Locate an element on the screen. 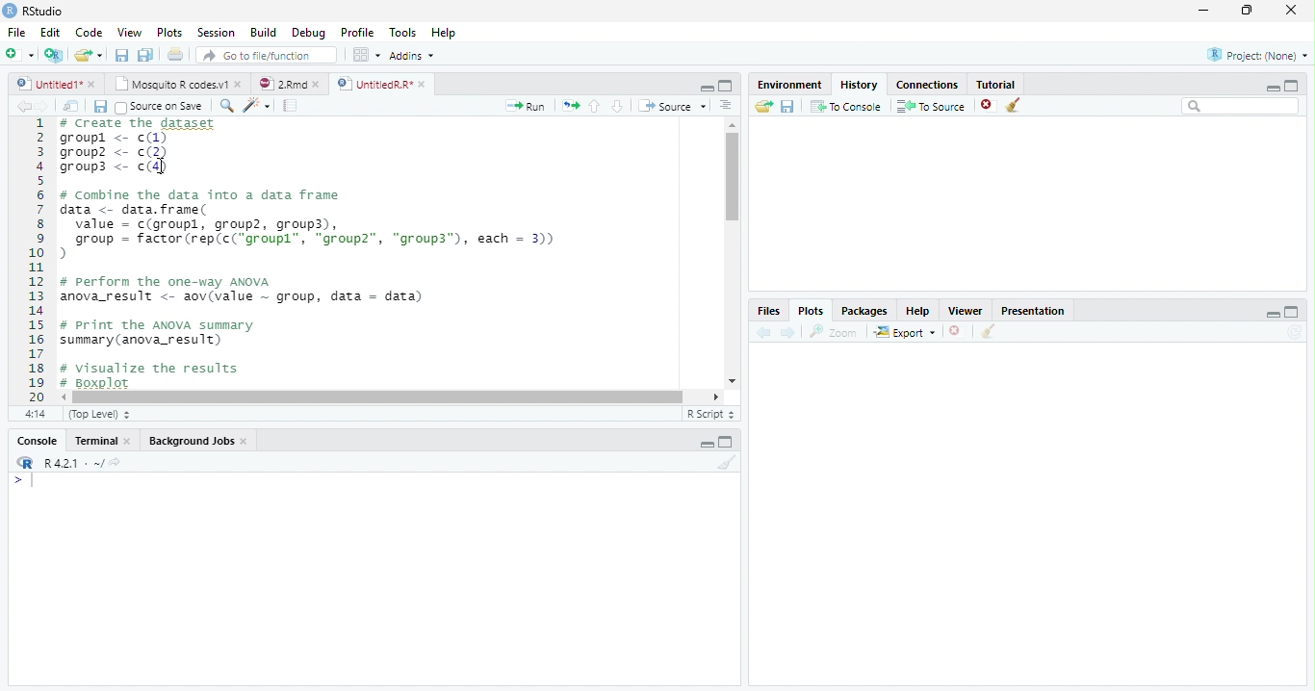  back is located at coordinates (767, 330).